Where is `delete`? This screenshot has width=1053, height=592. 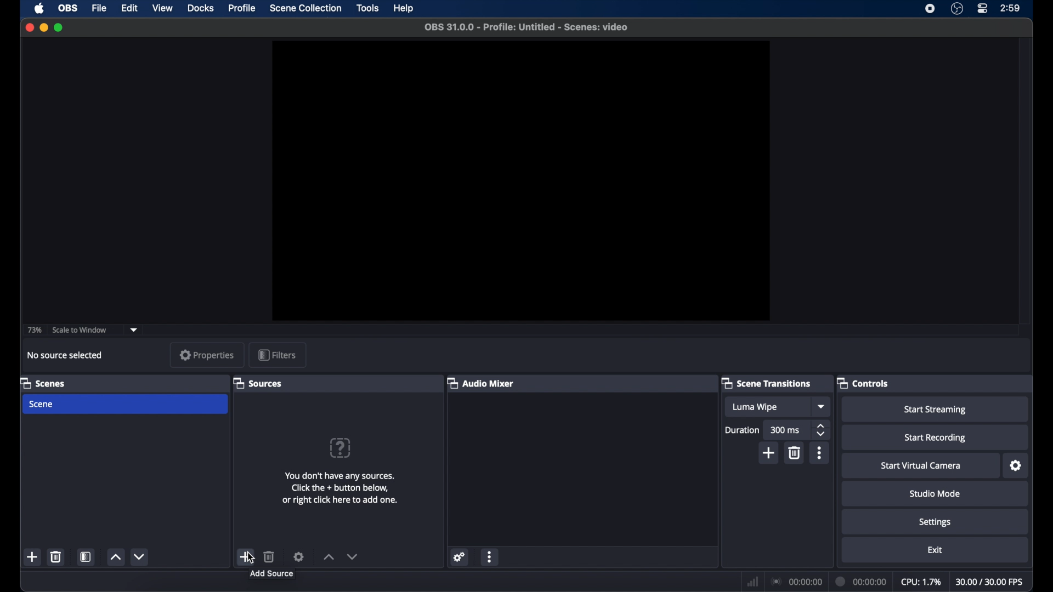 delete is located at coordinates (55, 557).